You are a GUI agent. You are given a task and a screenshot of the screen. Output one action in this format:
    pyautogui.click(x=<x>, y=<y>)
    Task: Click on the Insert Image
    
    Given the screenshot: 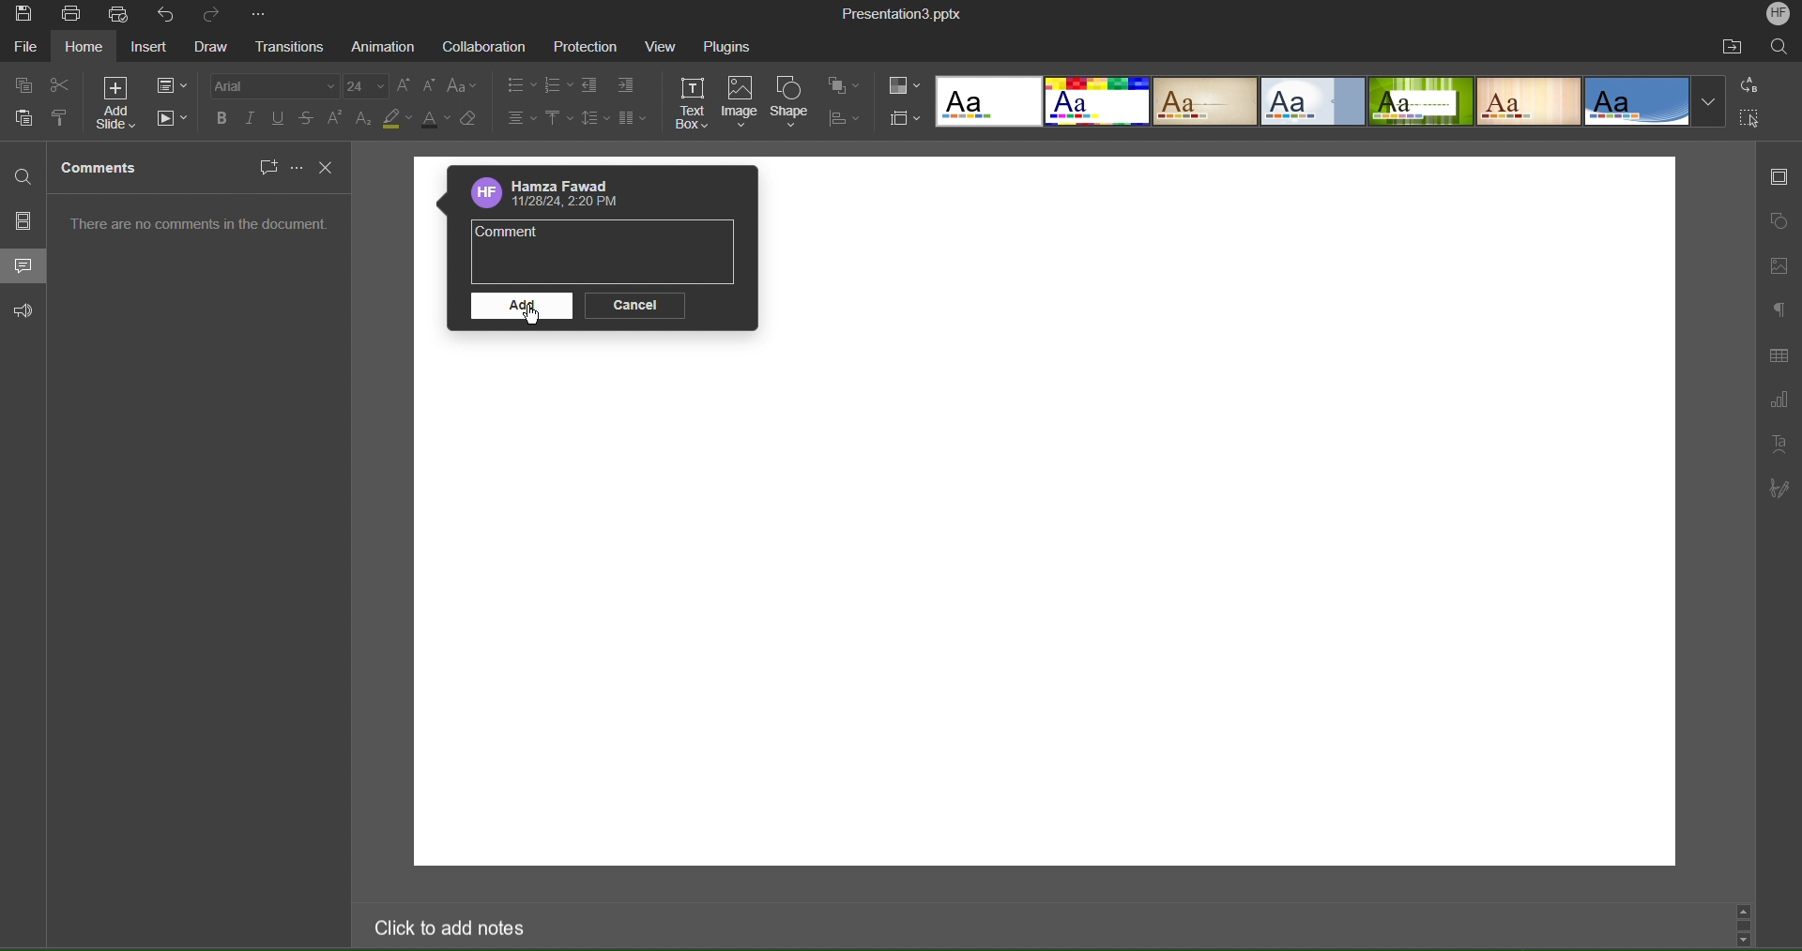 What is the action you would take?
    pyautogui.click(x=1779, y=268)
    